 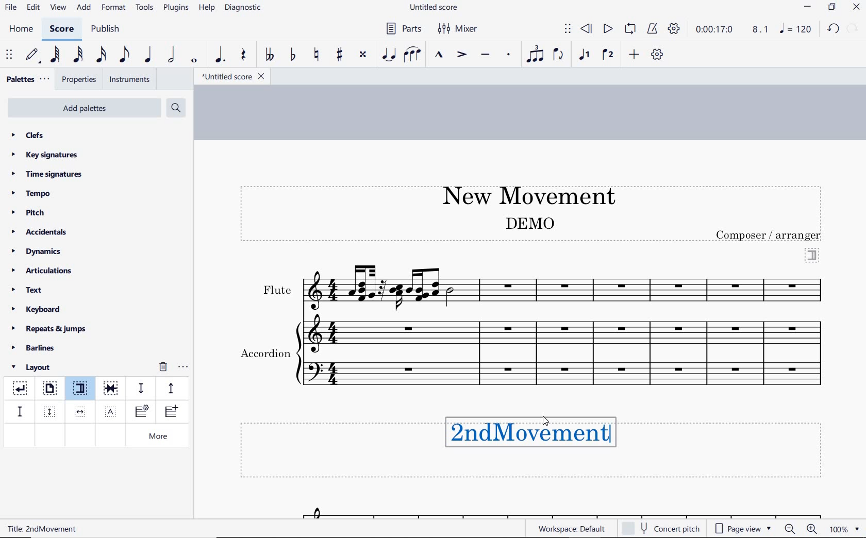 What do you see at coordinates (539, 434) in the screenshot?
I see `Title for new movement` at bounding box center [539, 434].